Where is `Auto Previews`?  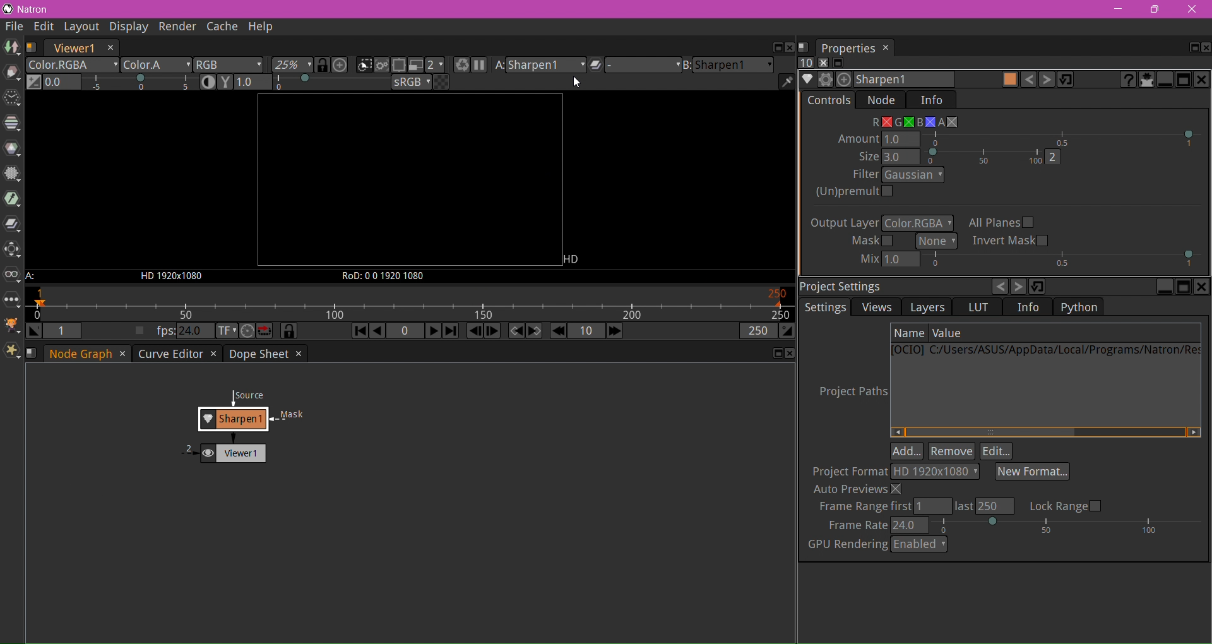
Auto Previews is located at coordinates (859, 489).